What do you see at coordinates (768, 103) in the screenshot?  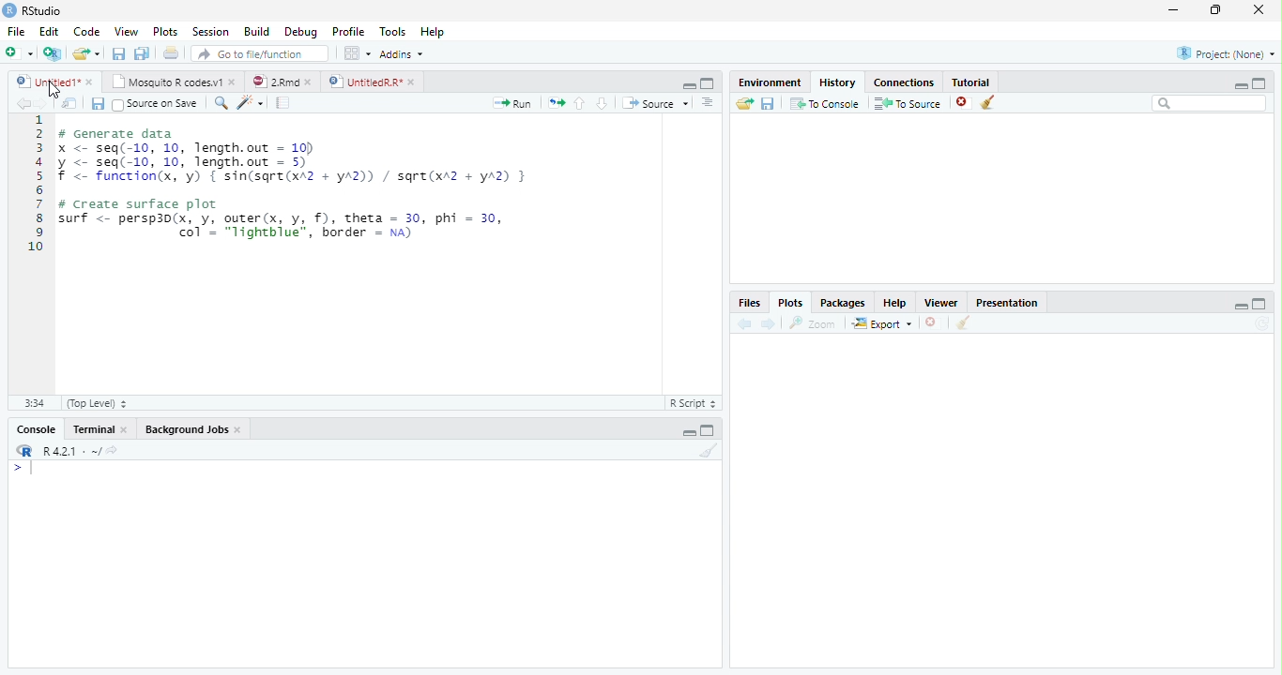 I see `Save history into a file` at bounding box center [768, 103].